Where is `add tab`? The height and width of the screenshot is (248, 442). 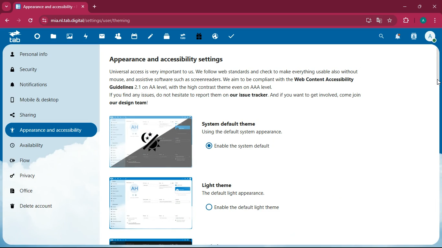
add tab is located at coordinates (94, 6).